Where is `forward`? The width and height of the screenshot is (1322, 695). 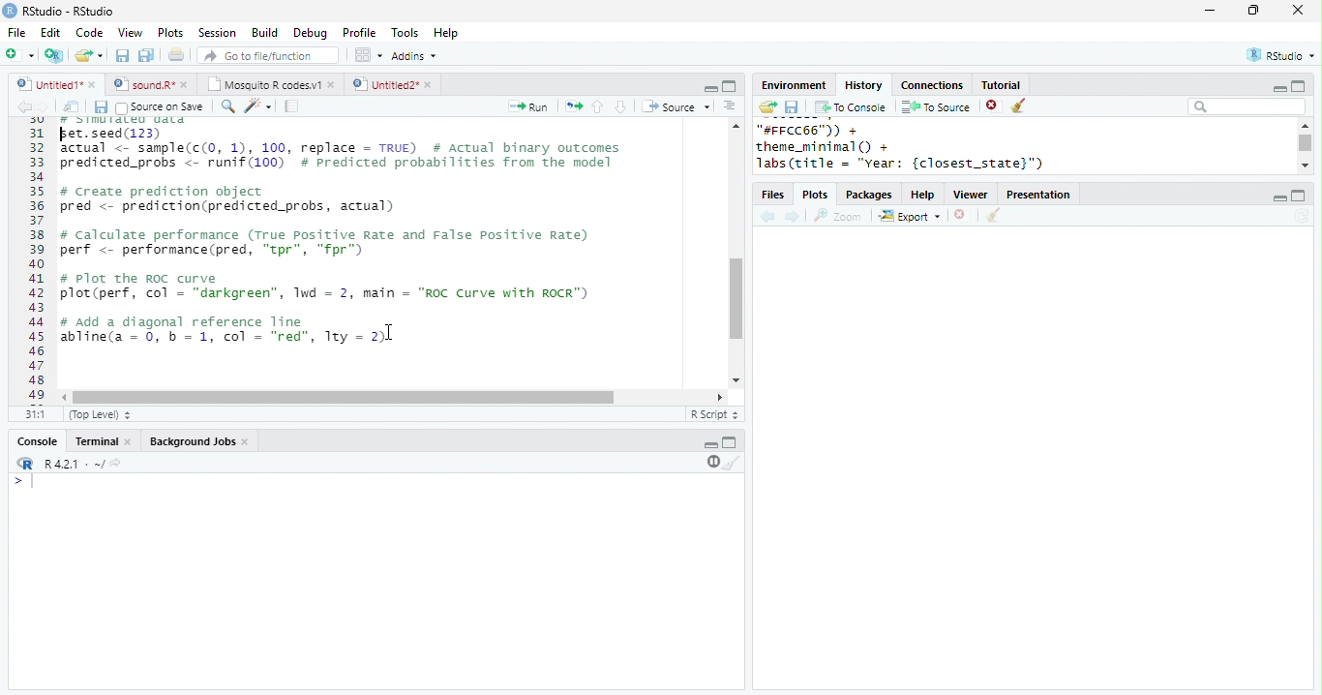 forward is located at coordinates (43, 106).